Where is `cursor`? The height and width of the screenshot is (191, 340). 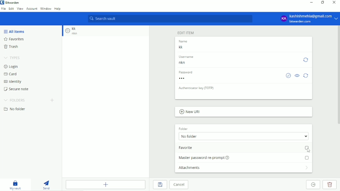 cursor is located at coordinates (309, 149).